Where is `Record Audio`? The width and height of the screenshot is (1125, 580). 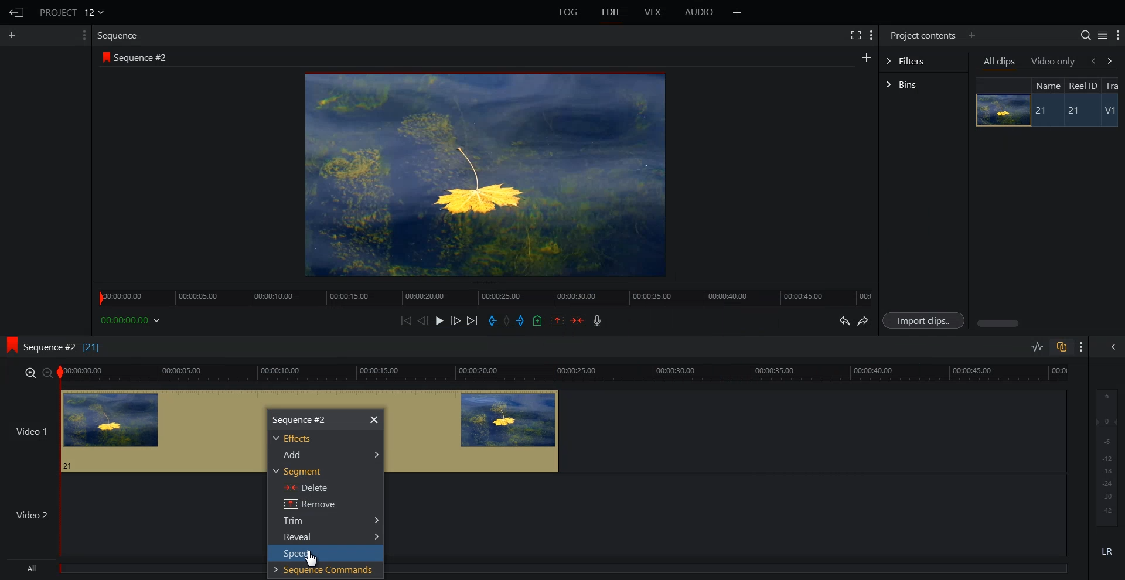 Record Audio is located at coordinates (596, 320).